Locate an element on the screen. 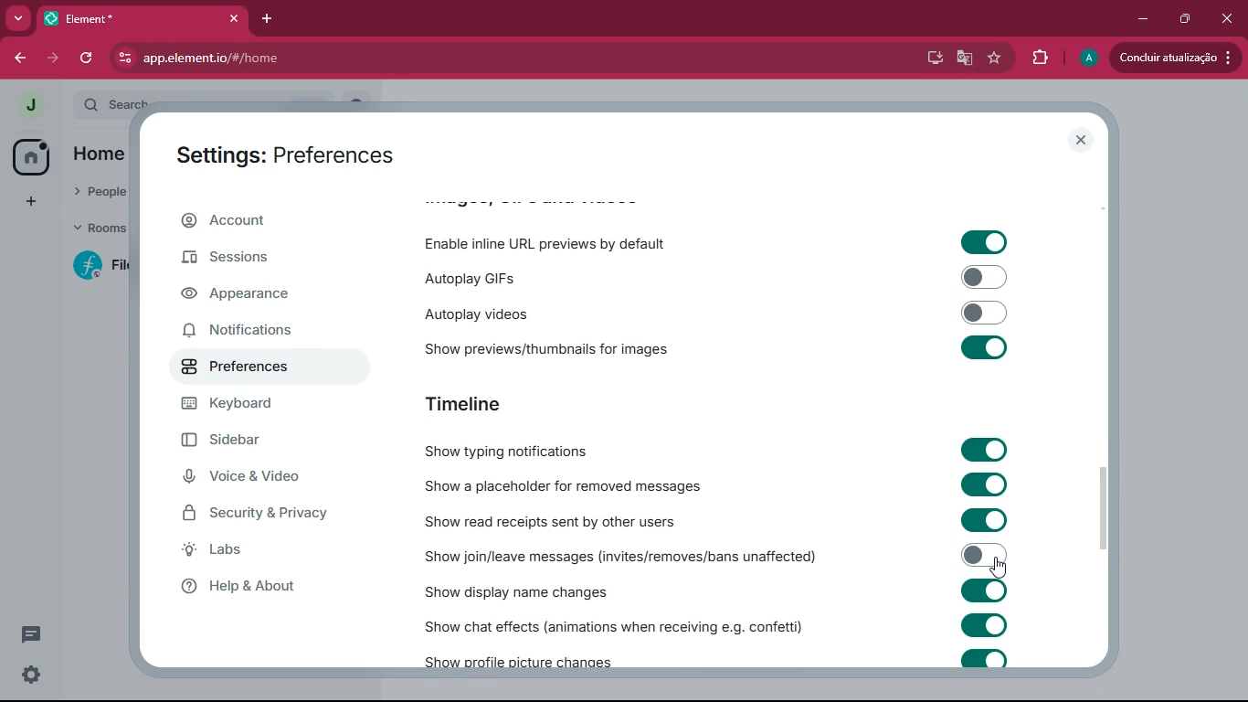 The height and width of the screenshot is (702, 1248). add tab is located at coordinates (267, 19).